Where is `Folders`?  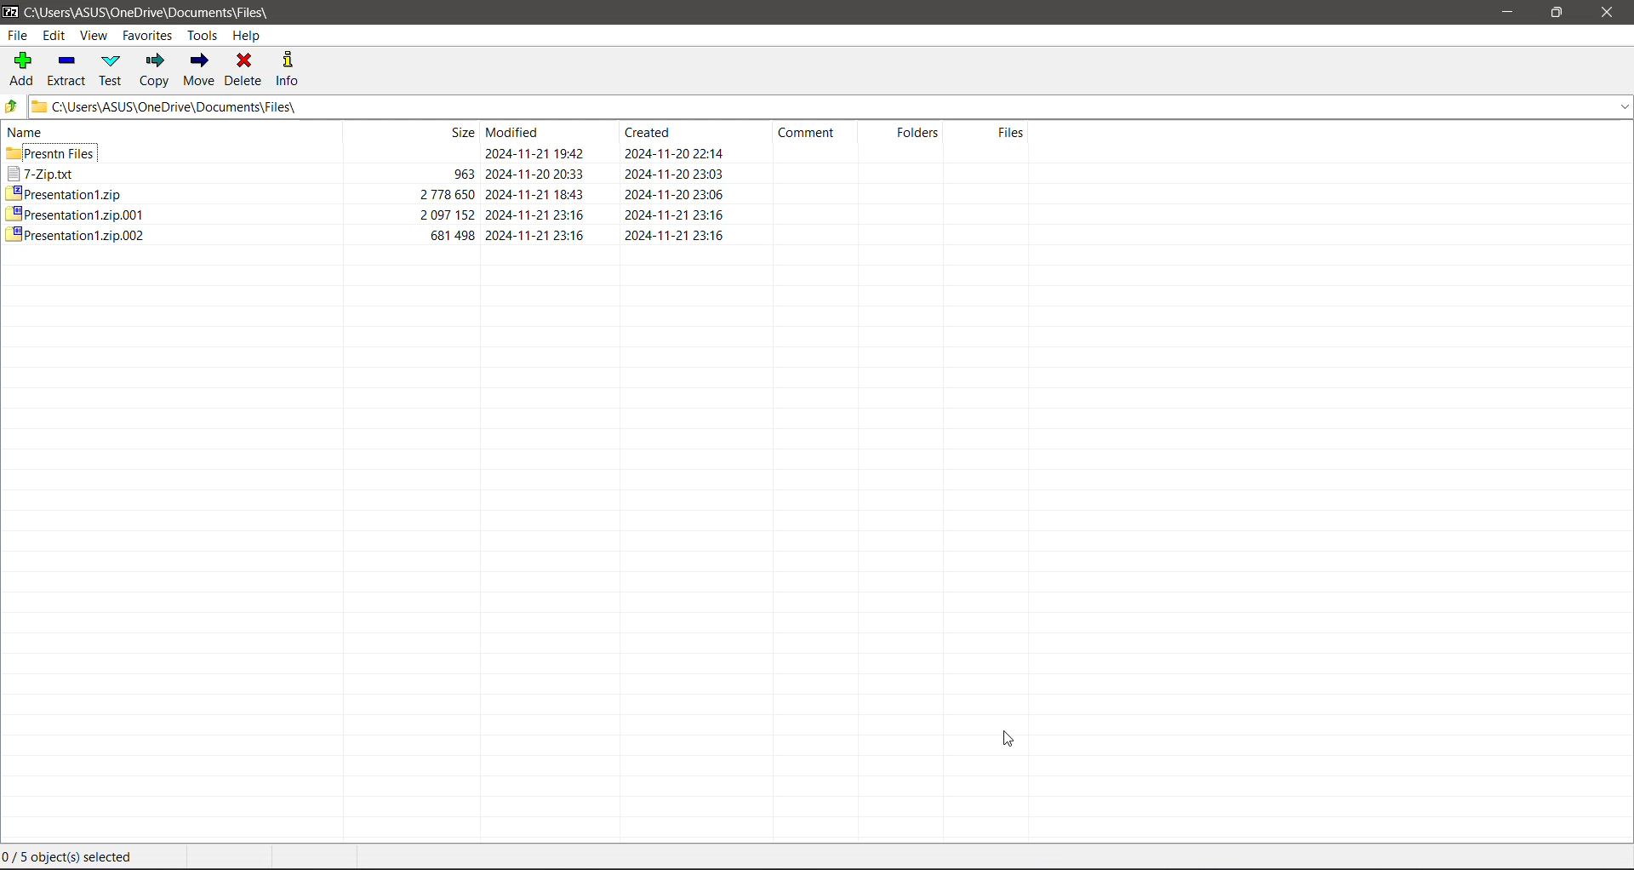
Folders is located at coordinates (920, 131).